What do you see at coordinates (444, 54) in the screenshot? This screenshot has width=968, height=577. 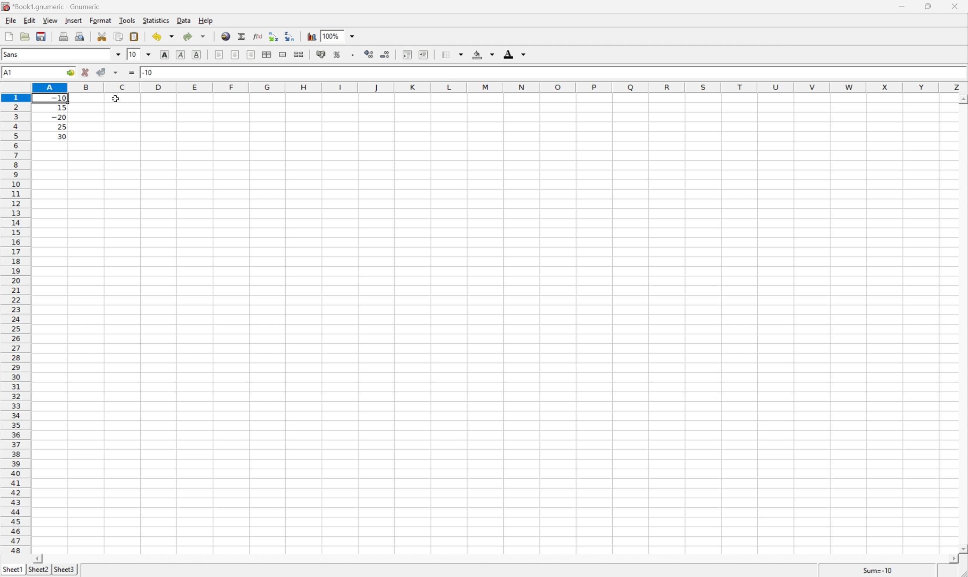 I see `Borders` at bounding box center [444, 54].